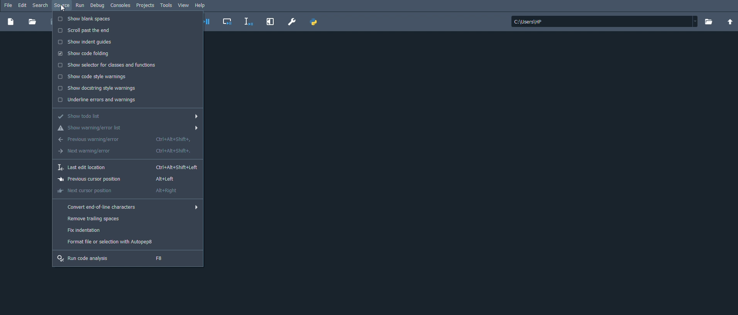 This screenshot has height=315, width=738. What do you see at coordinates (201, 6) in the screenshot?
I see `Help` at bounding box center [201, 6].